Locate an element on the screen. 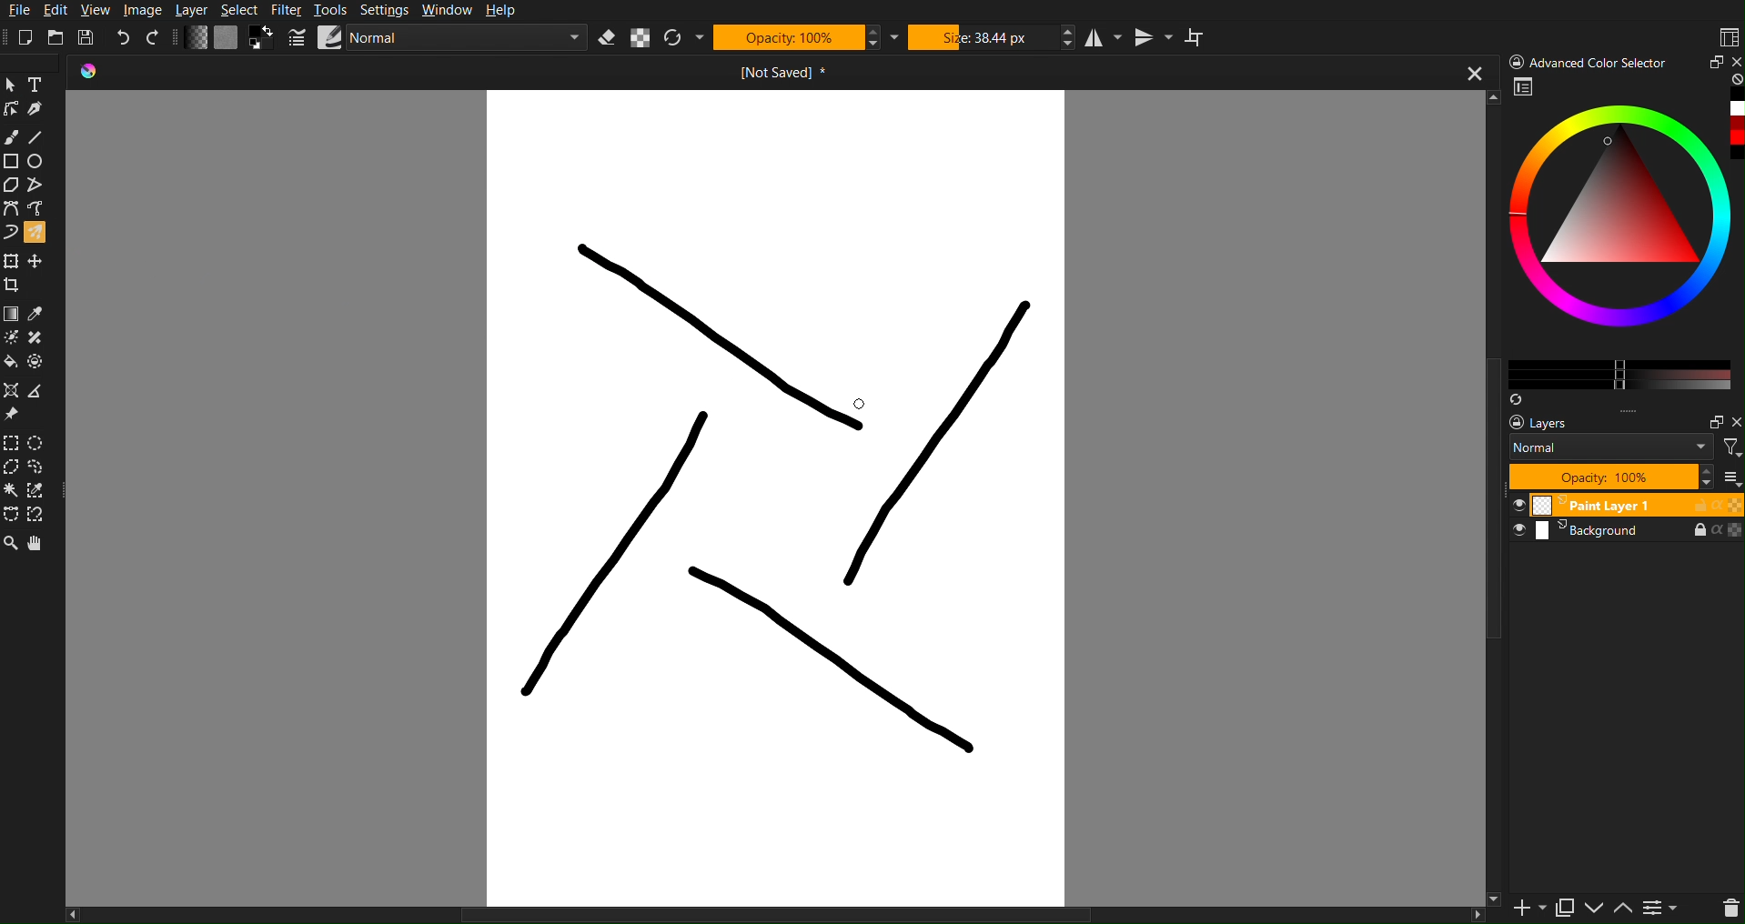 This screenshot has height=924, width=1745. Rectangular selection Tool is located at coordinates (11, 440).